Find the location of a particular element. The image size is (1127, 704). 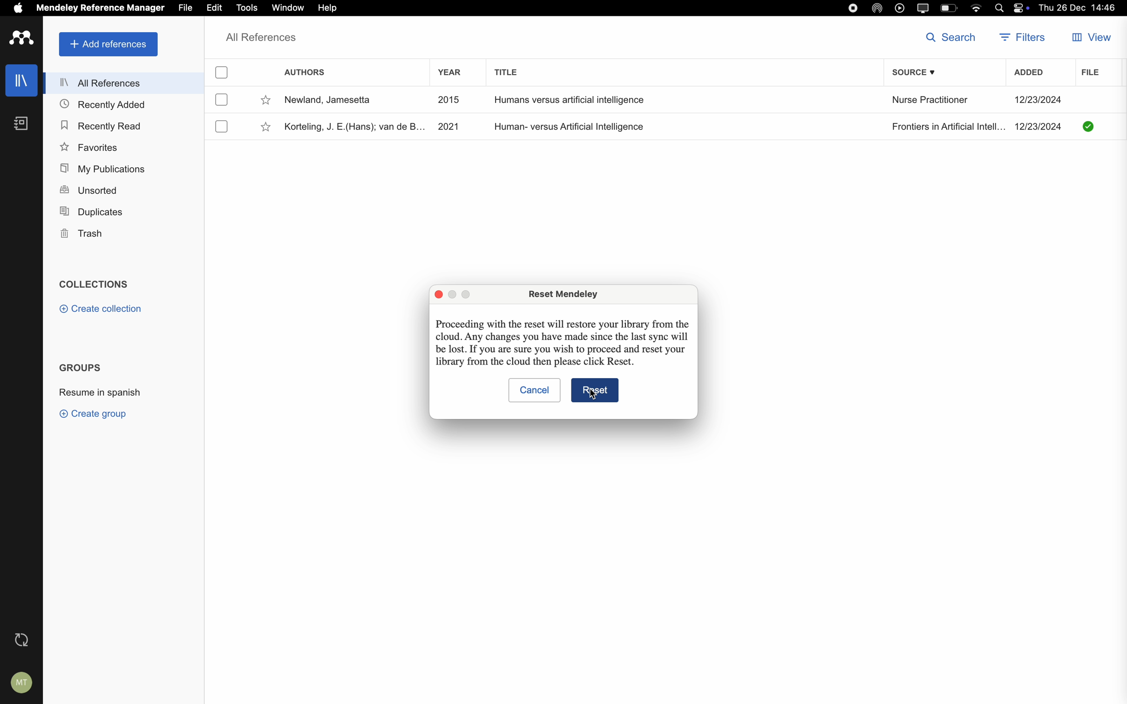

window is located at coordinates (287, 7).